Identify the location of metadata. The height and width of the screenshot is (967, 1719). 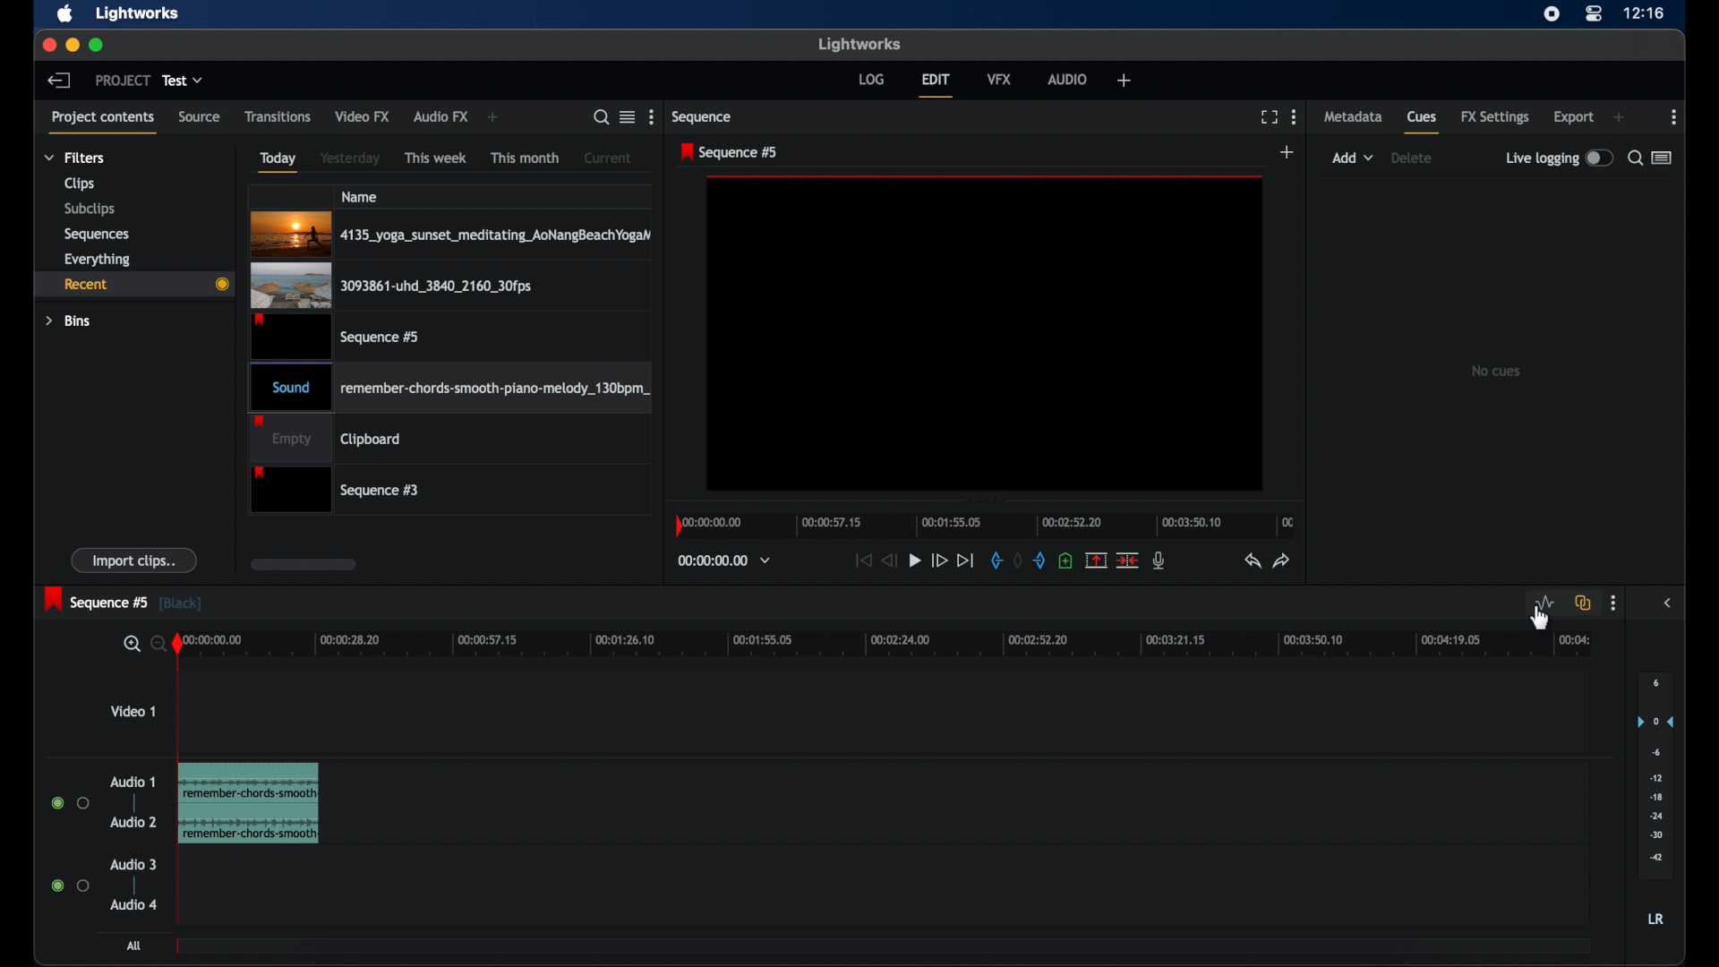
(1353, 116).